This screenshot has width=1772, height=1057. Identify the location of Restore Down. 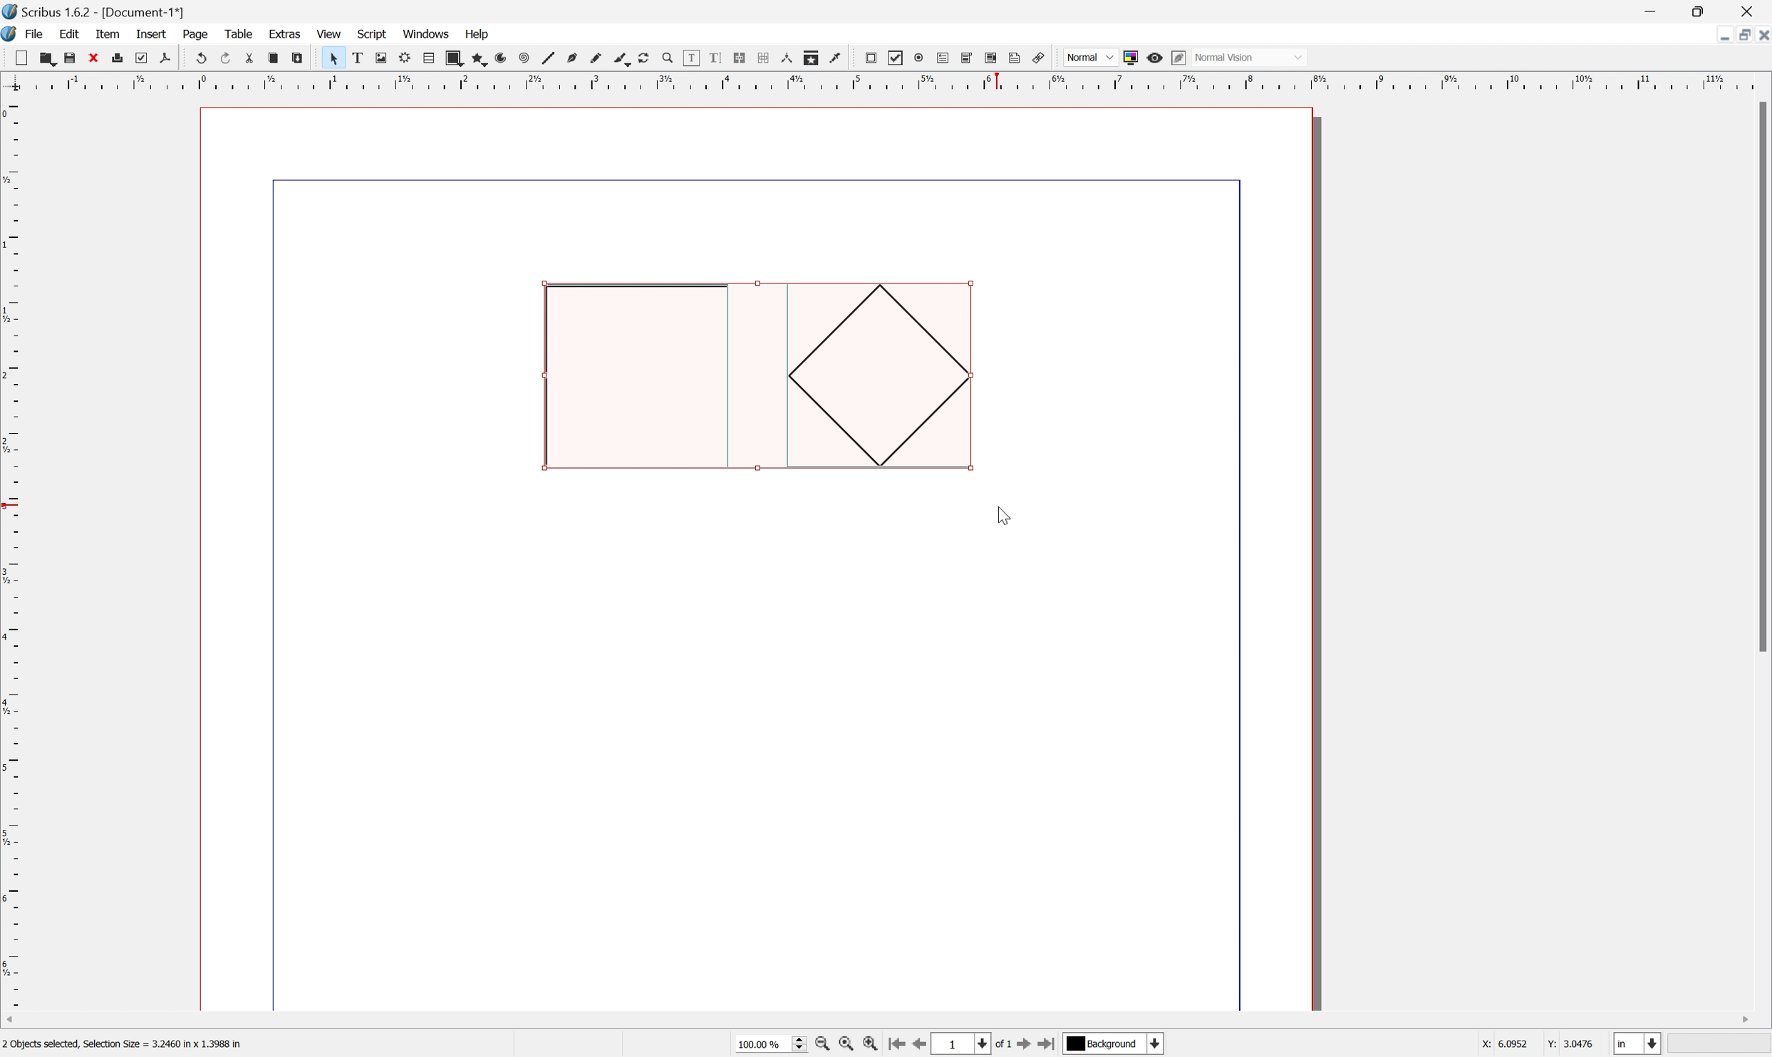
(1701, 10).